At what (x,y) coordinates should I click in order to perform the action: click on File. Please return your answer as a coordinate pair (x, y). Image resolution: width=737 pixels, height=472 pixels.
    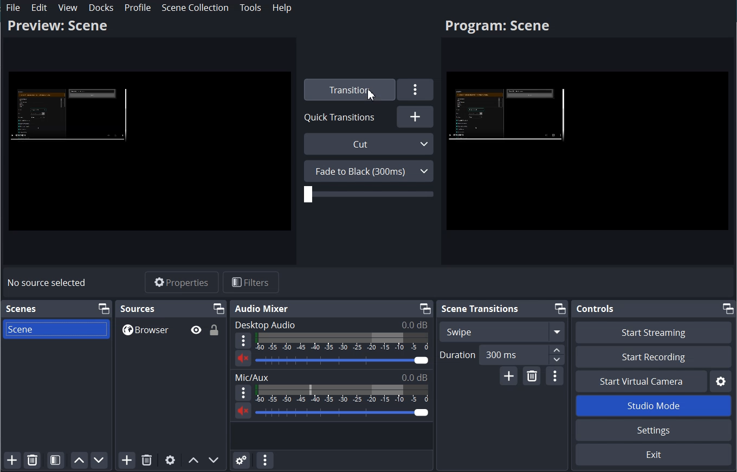
    Looking at the image, I should click on (14, 8).